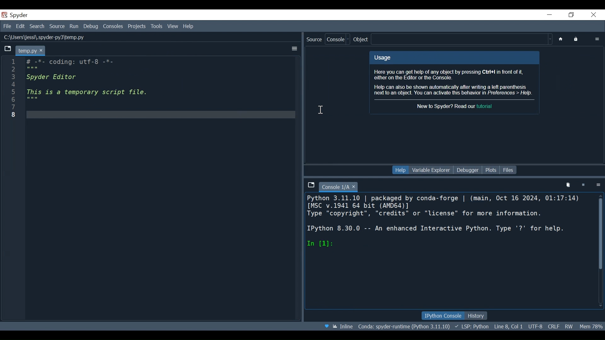  Describe the element at coordinates (336, 39) in the screenshot. I see `Console` at that location.